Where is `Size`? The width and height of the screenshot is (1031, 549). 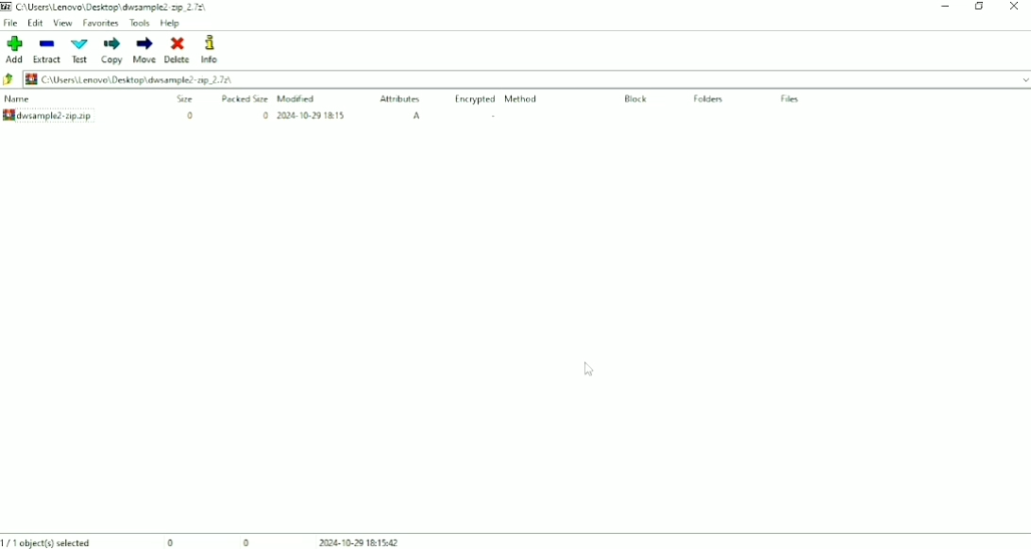 Size is located at coordinates (184, 99).